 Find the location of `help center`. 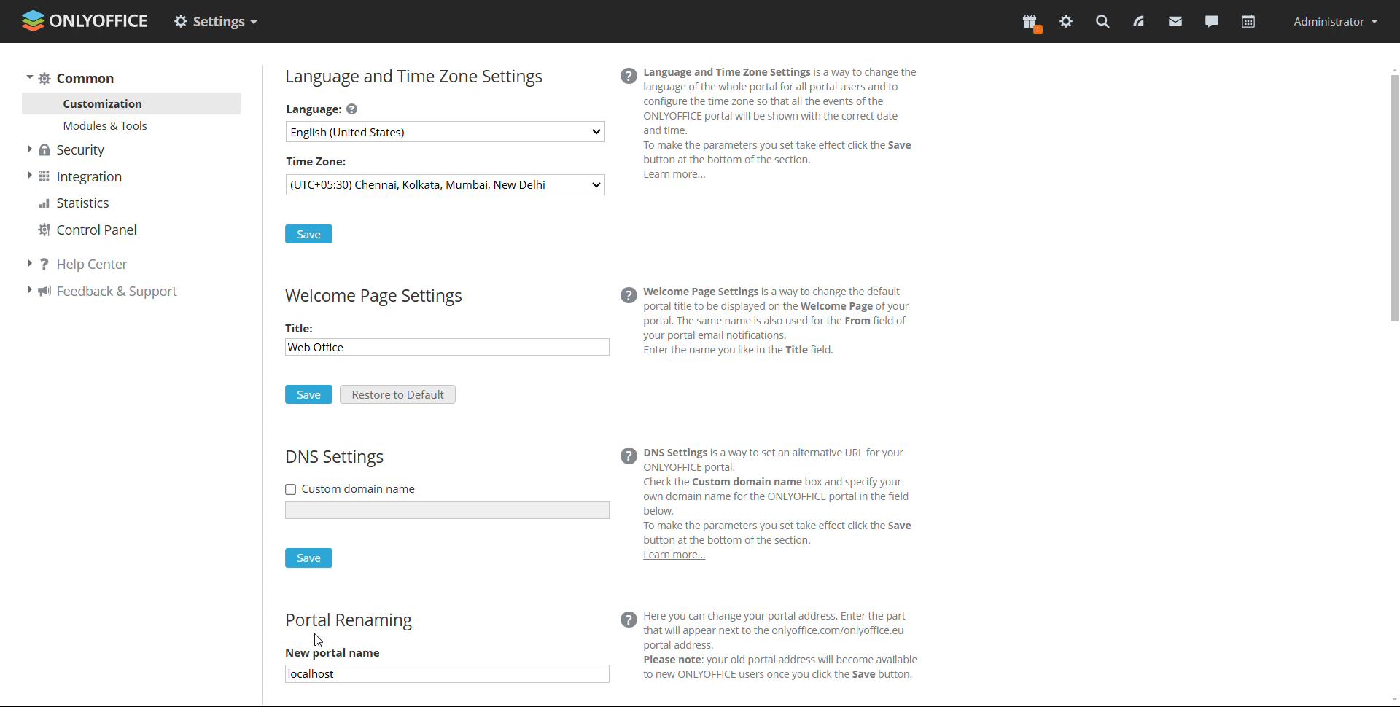

help center is located at coordinates (101, 261).